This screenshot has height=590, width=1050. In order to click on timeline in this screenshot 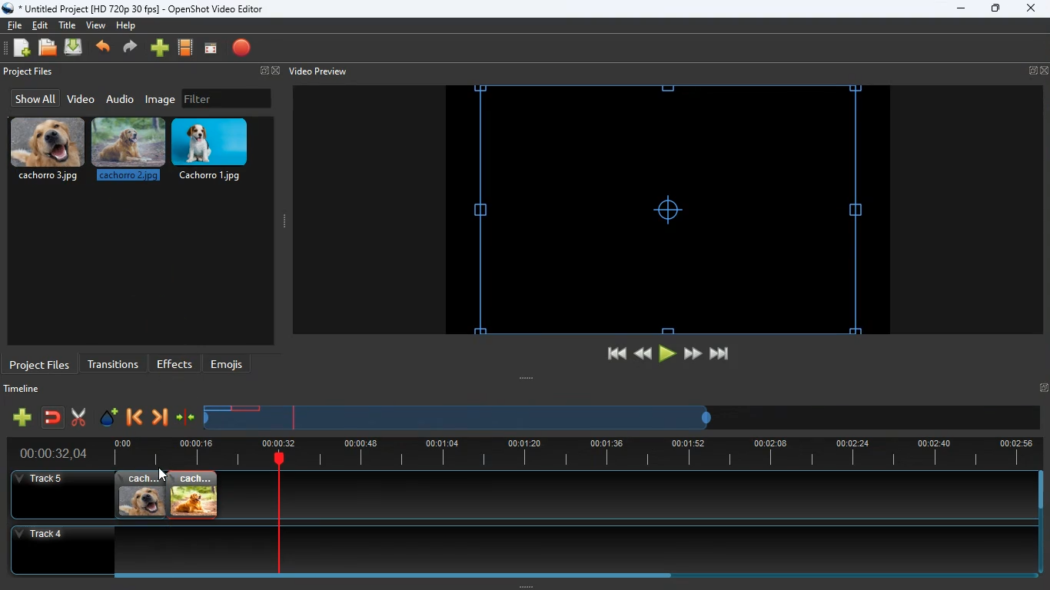, I will do `click(569, 453)`.